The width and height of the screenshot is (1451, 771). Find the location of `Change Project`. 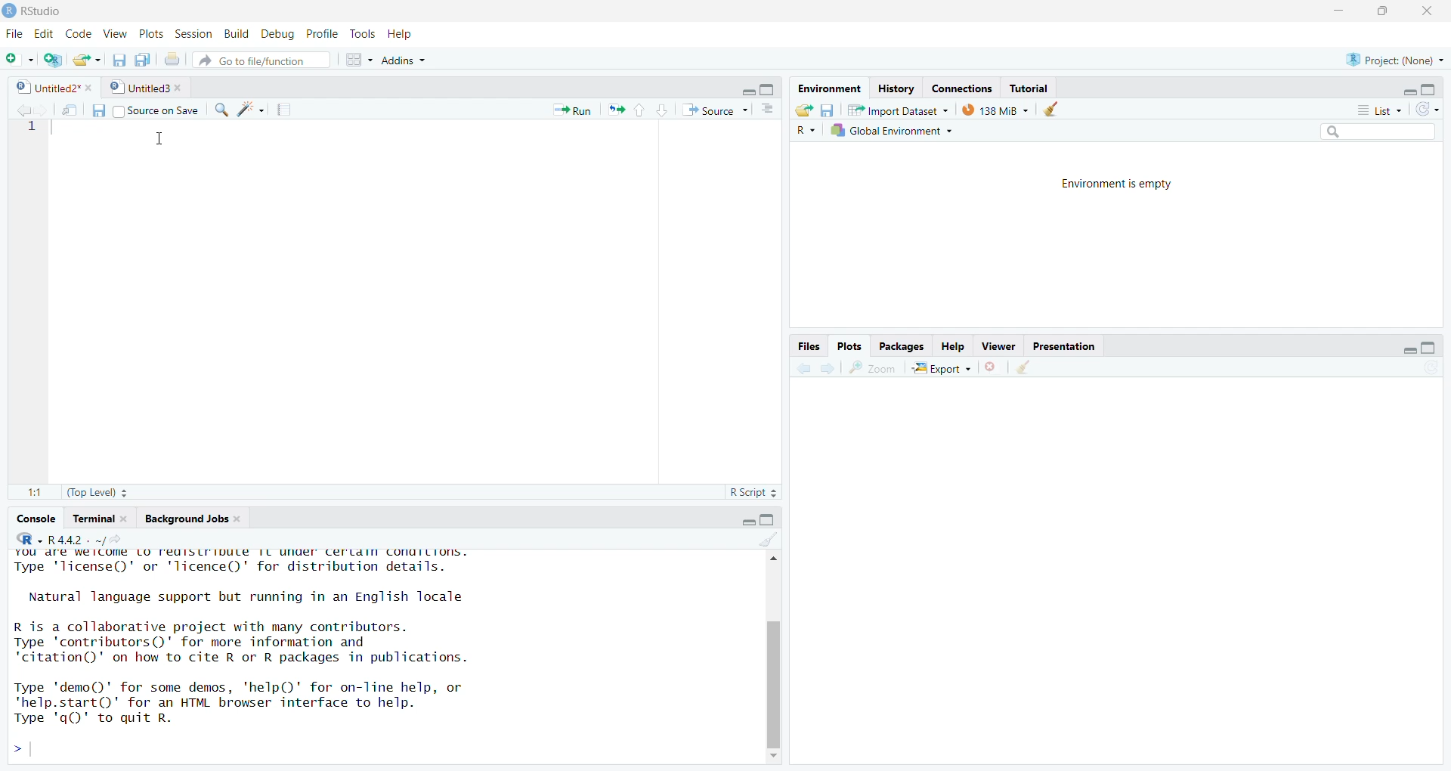

Change Project is located at coordinates (53, 57).